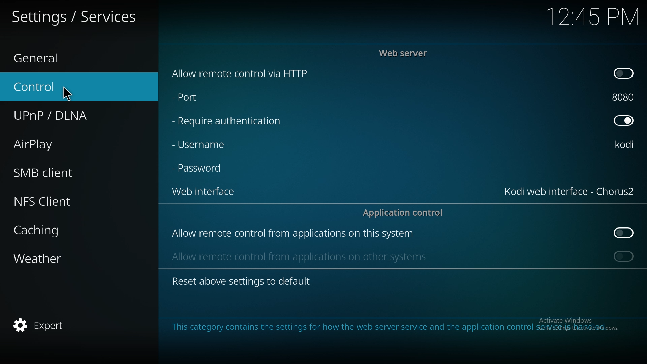 This screenshot has height=364, width=647. What do you see at coordinates (625, 145) in the screenshot?
I see `username` at bounding box center [625, 145].